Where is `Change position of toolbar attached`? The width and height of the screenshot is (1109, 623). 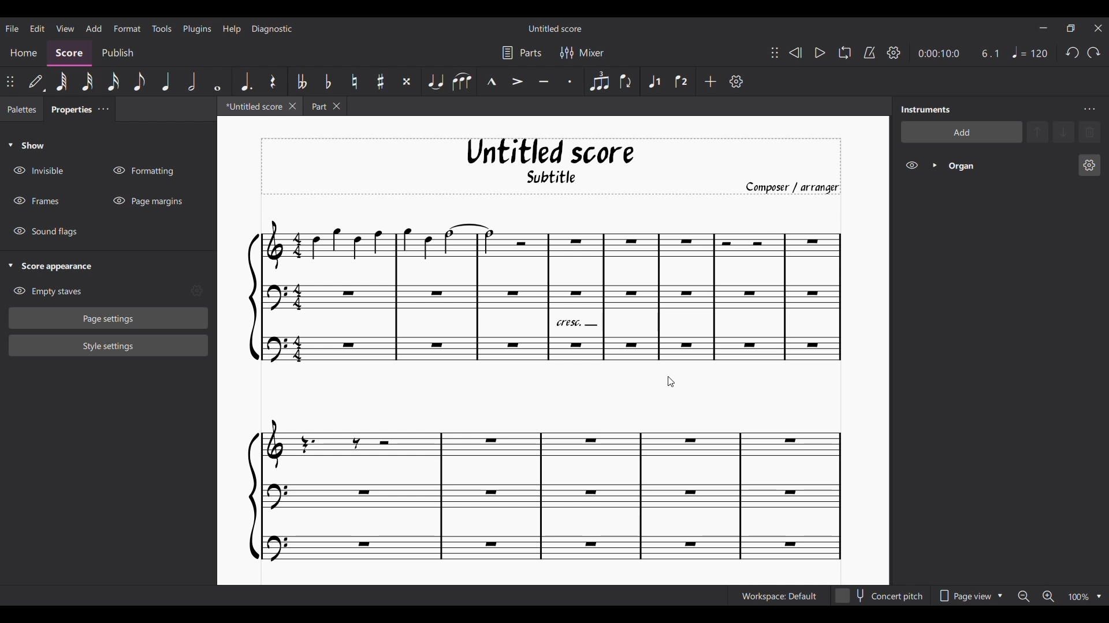 Change position of toolbar attached is located at coordinates (9, 81).